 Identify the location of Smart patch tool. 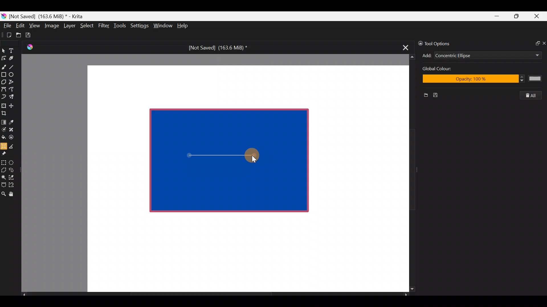
(13, 129).